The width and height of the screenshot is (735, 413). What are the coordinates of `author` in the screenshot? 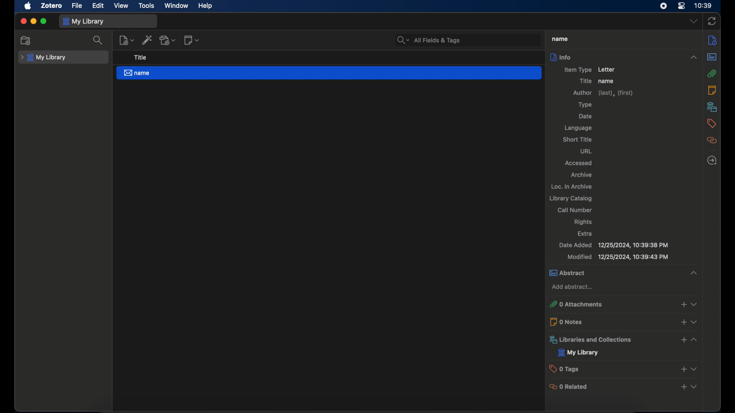 It's located at (603, 93).